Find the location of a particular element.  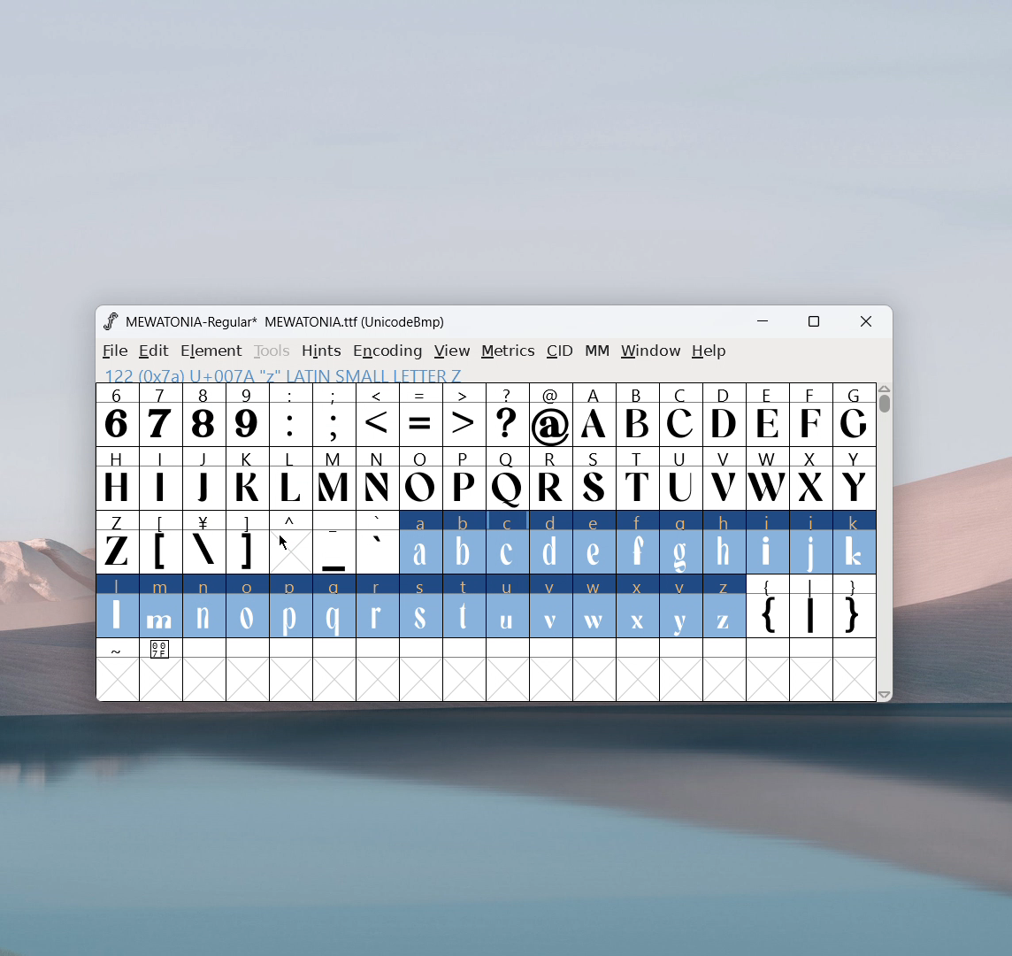

X is located at coordinates (811, 477).